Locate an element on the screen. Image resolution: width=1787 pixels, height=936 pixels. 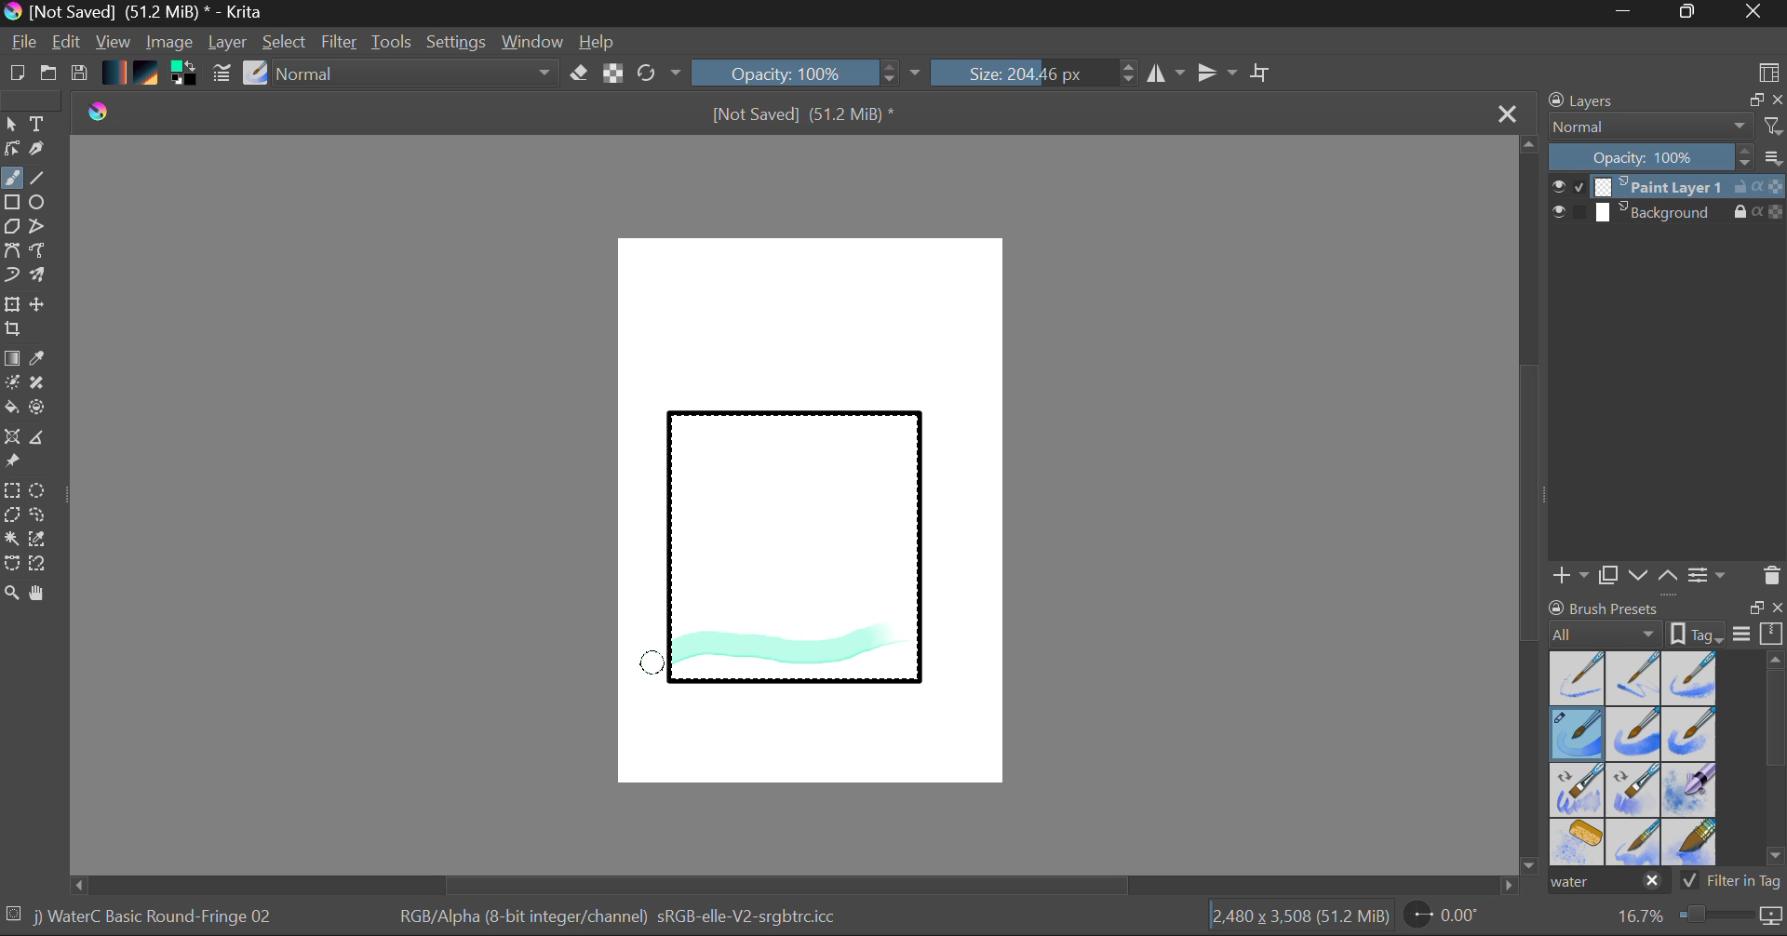
Gradient is located at coordinates (113, 71).